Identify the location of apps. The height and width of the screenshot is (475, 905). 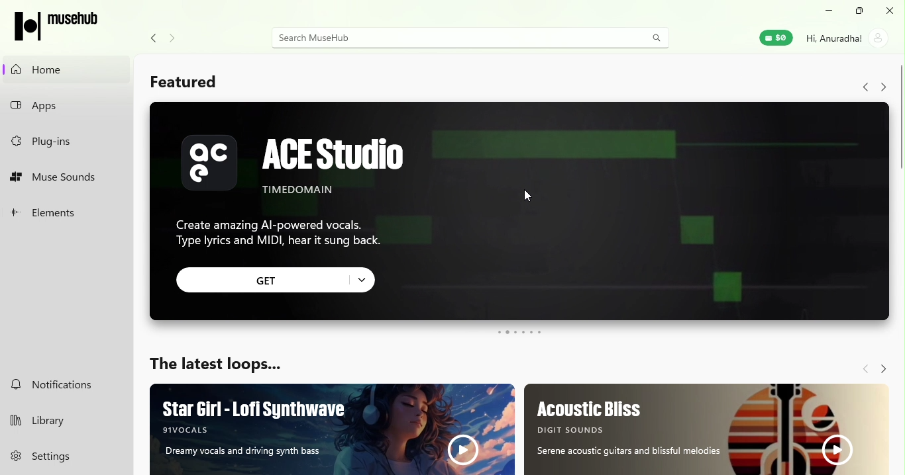
(68, 105).